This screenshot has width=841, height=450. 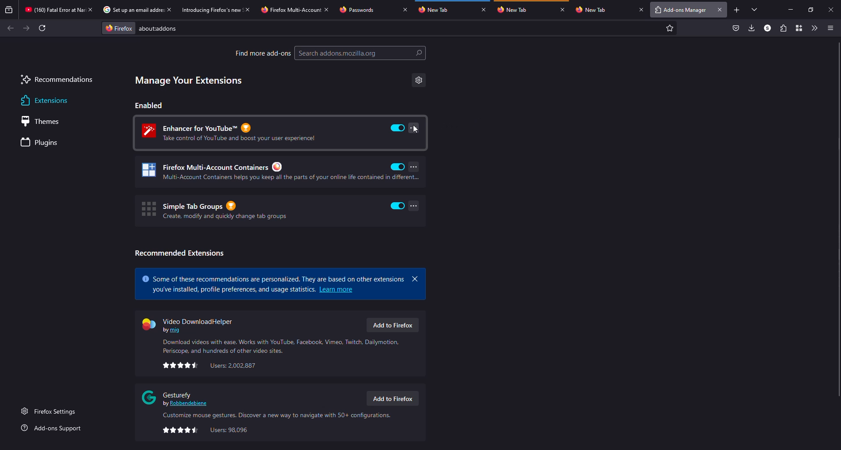 What do you see at coordinates (562, 9) in the screenshot?
I see `close` at bounding box center [562, 9].